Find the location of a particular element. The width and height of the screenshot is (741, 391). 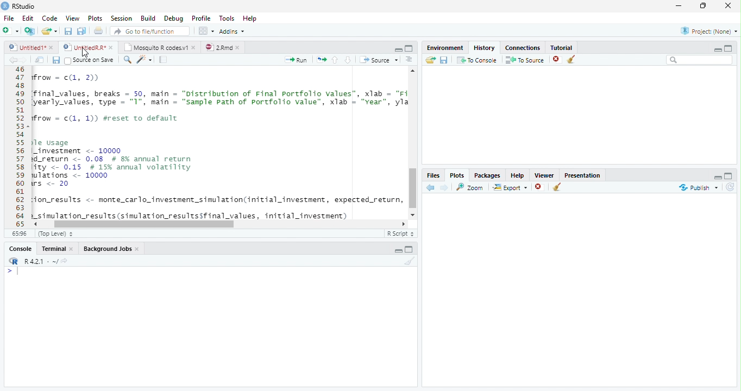

Find and replace is located at coordinates (128, 60).